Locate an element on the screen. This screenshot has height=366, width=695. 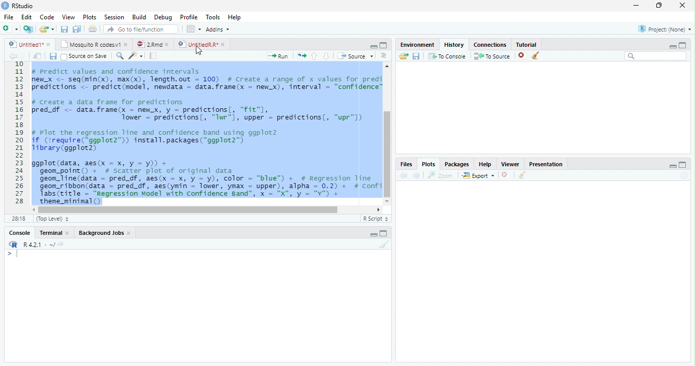
View is located at coordinates (68, 17).